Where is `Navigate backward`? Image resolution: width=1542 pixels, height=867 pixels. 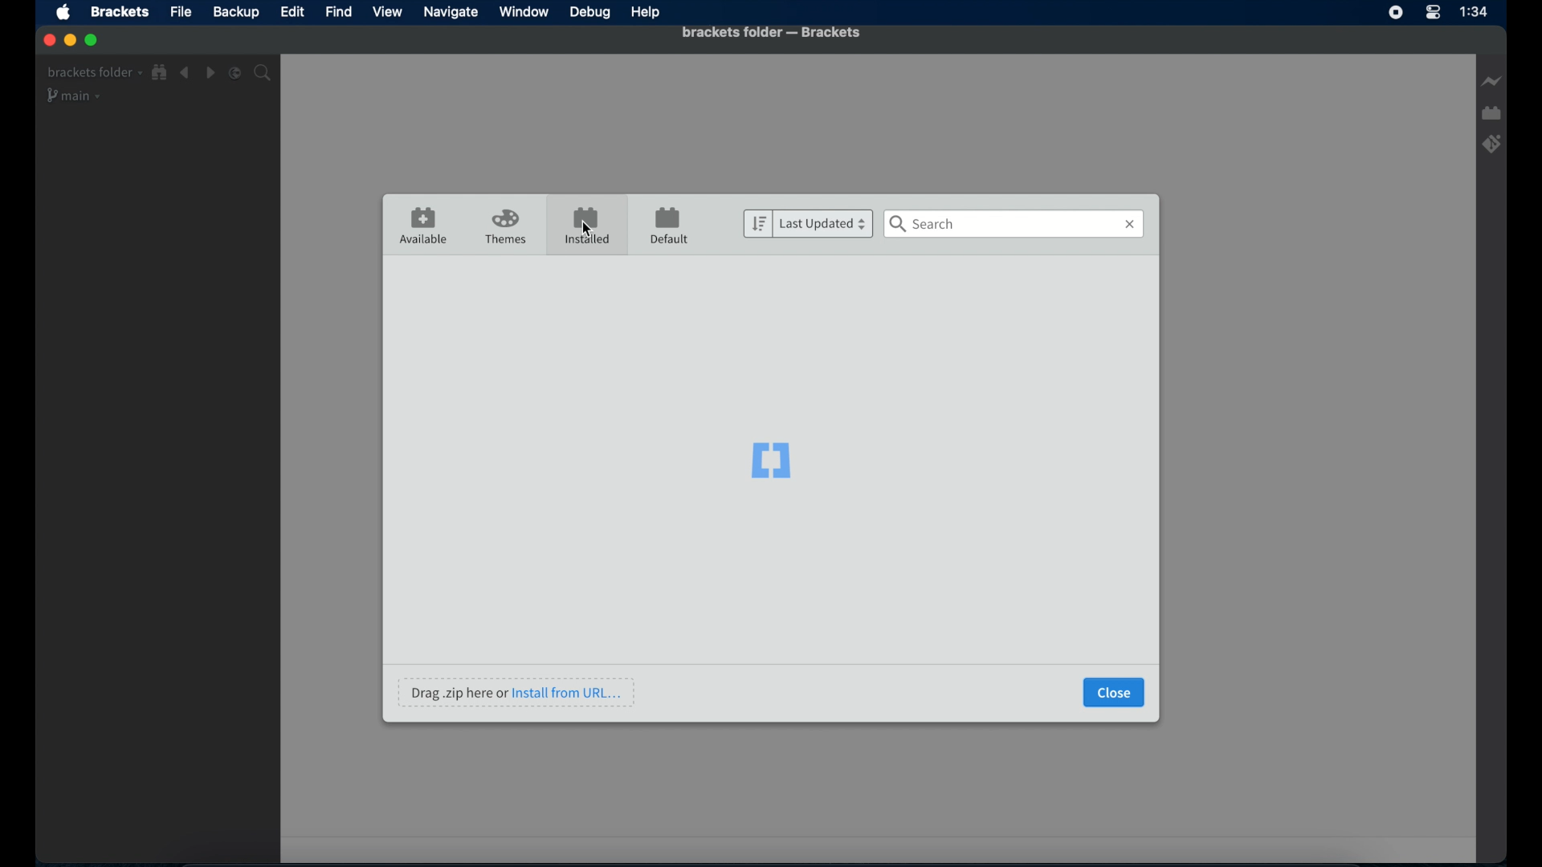 Navigate backward is located at coordinates (185, 73).